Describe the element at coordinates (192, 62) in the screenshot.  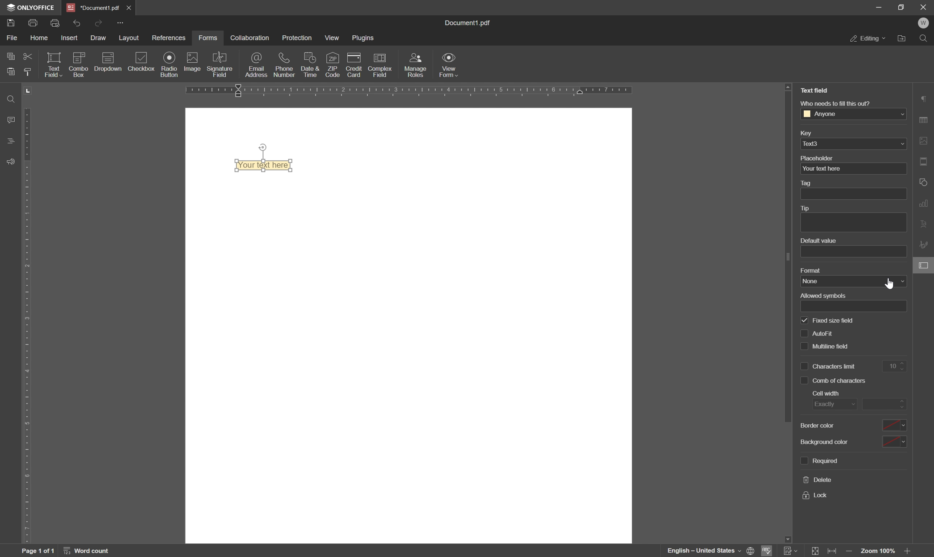
I see `image` at that location.